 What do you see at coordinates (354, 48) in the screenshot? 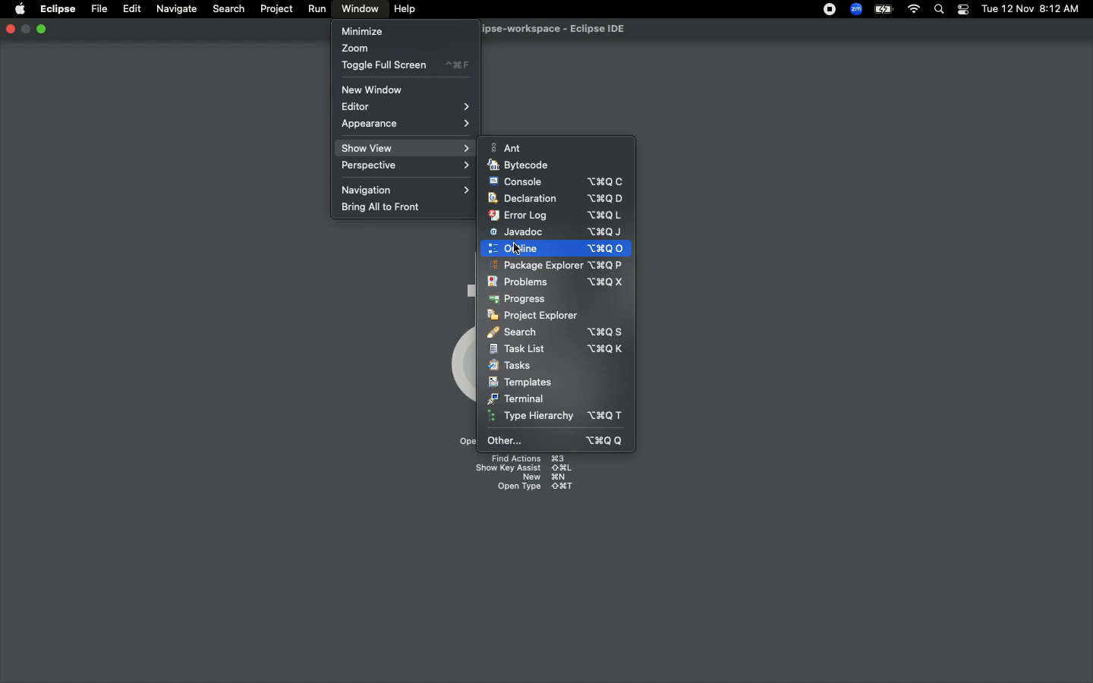
I see `Zoom` at bounding box center [354, 48].